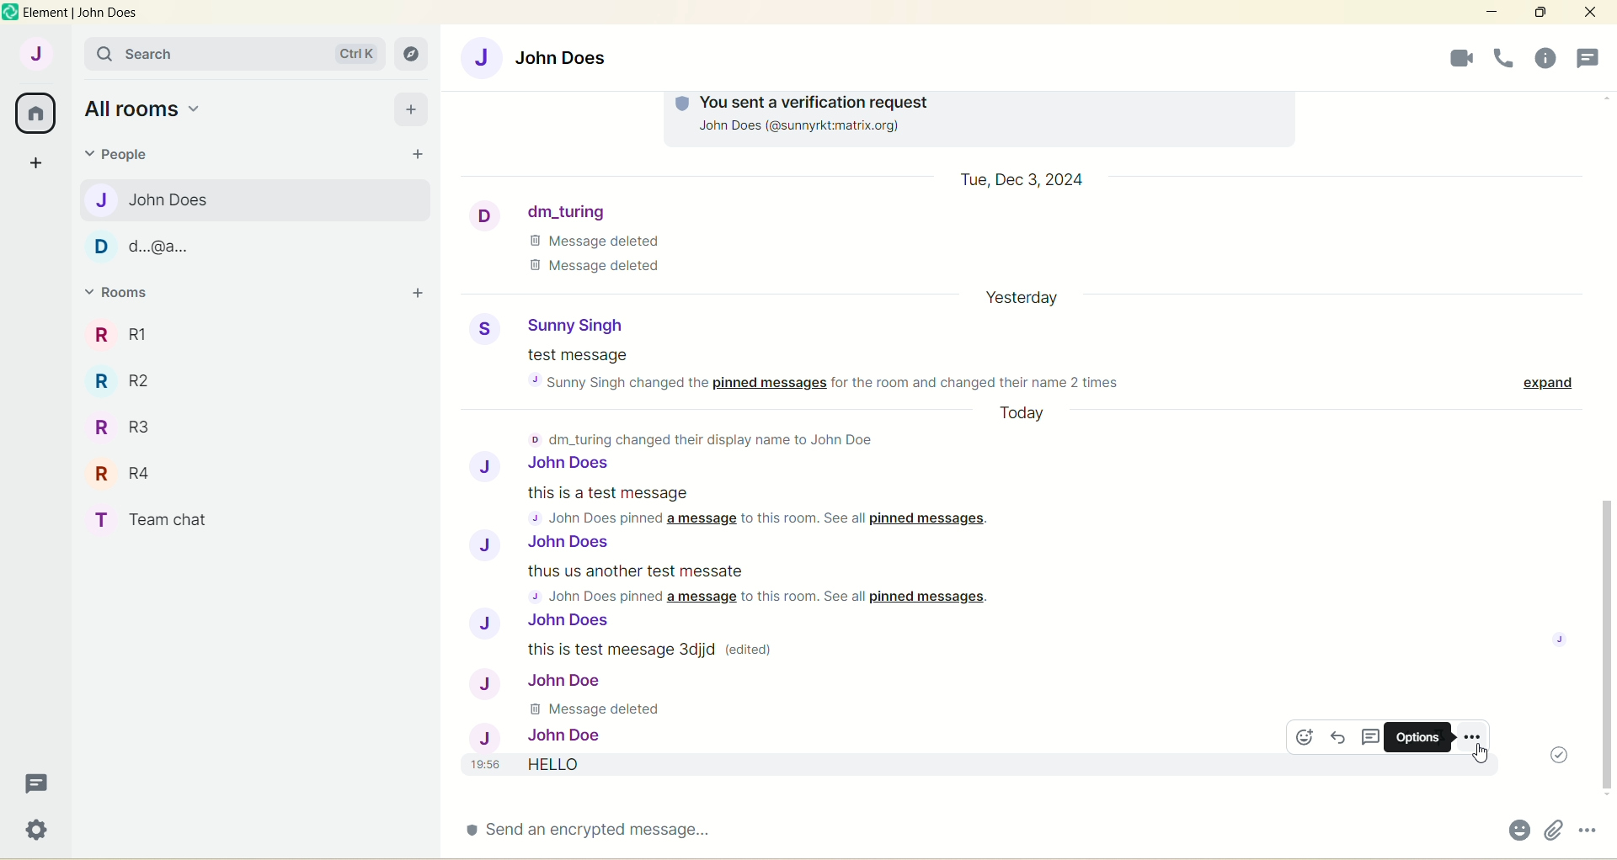 This screenshot has width=1617, height=860. I want to click on start chat, so click(416, 156).